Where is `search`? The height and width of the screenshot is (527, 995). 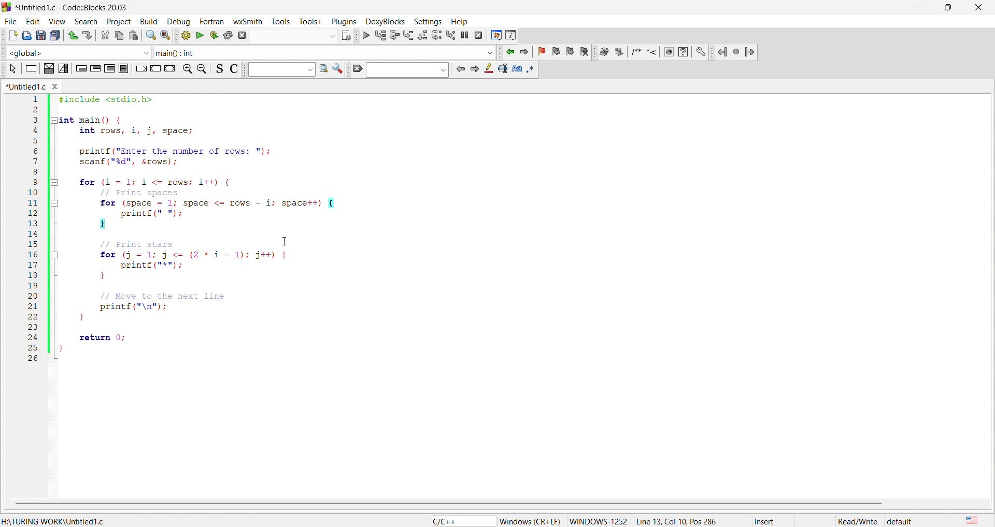
search is located at coordinates (150, 36).